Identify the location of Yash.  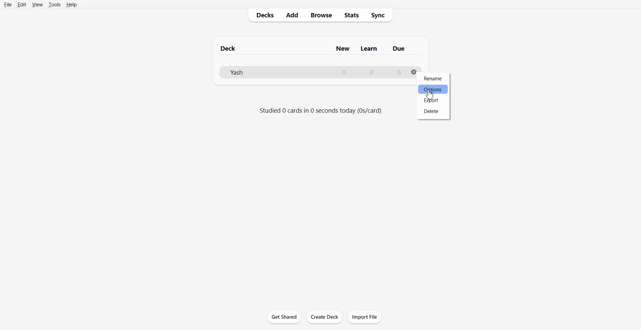
(314, 73).